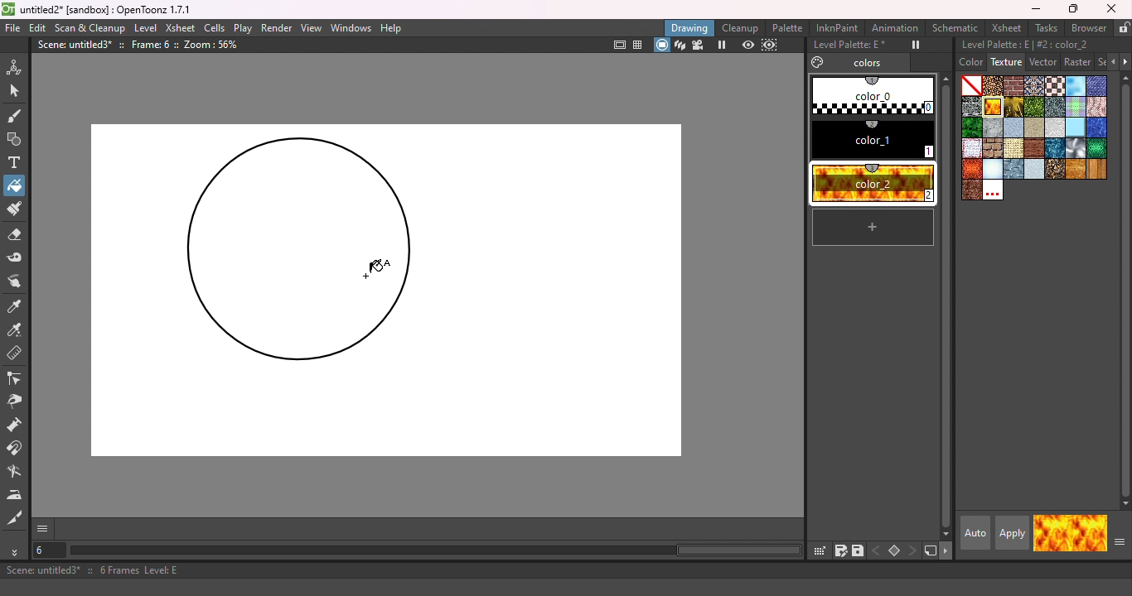  Describe the element at coordinates (971, 149) in the screenshot. I see `rag_tile_s copy.bmp` at that location.